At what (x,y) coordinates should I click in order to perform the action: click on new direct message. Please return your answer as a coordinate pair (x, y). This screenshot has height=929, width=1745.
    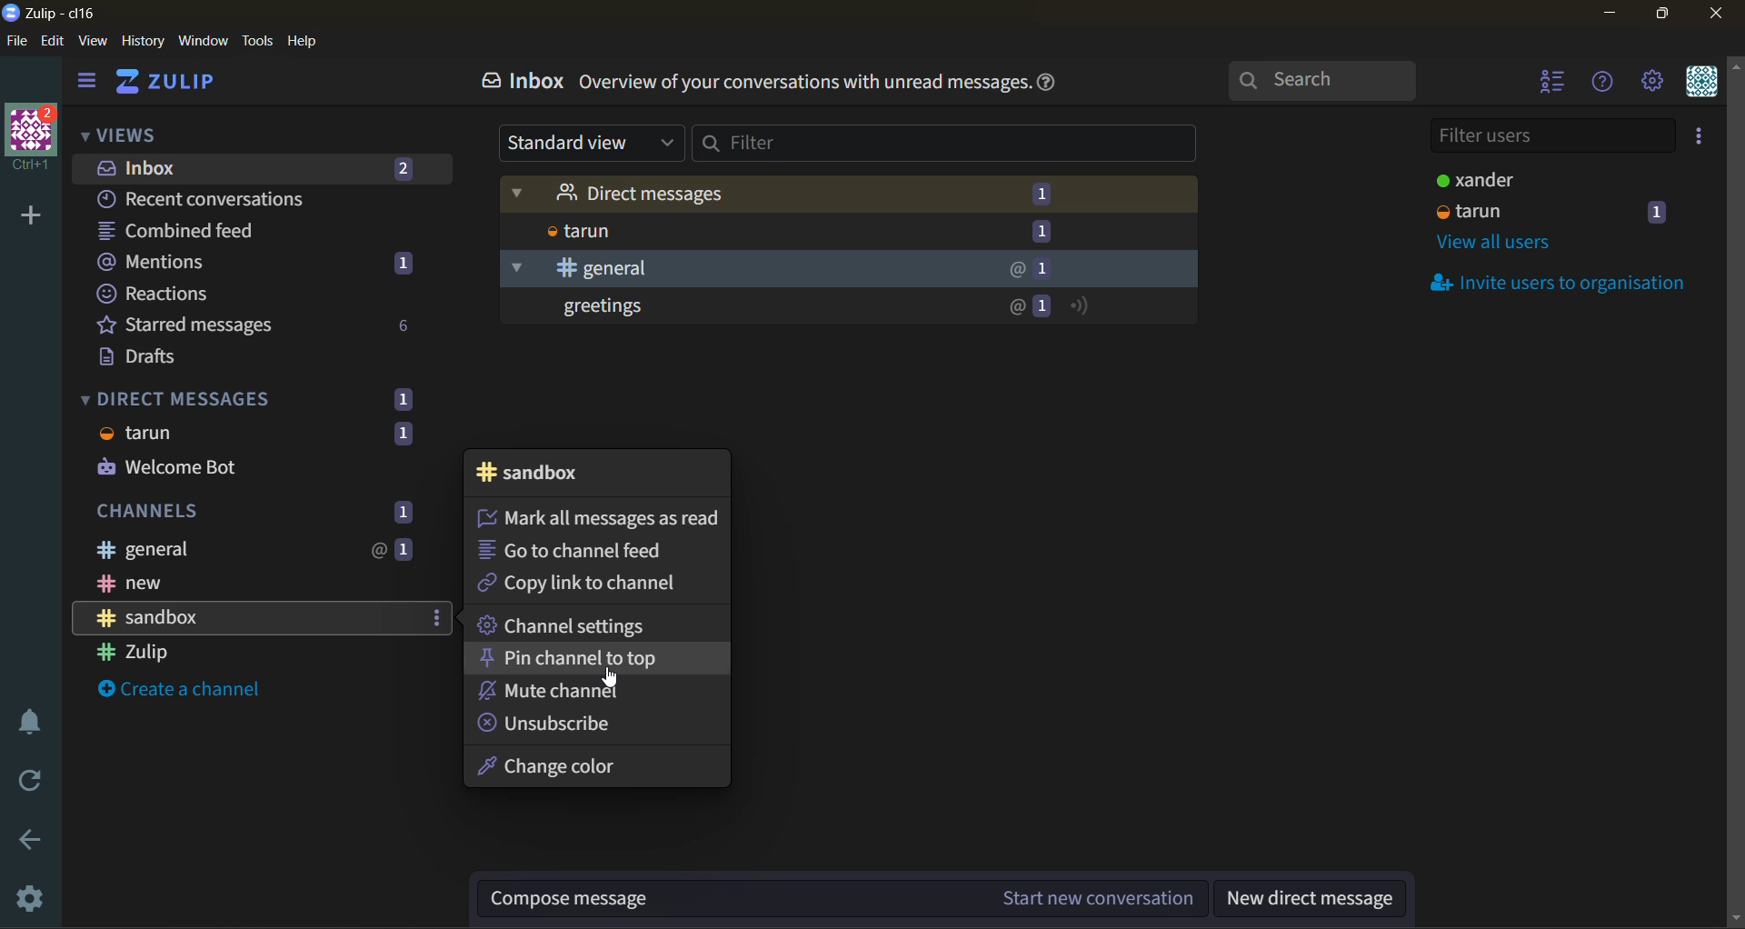
    Looking at the image, I should click on (1317, 899).